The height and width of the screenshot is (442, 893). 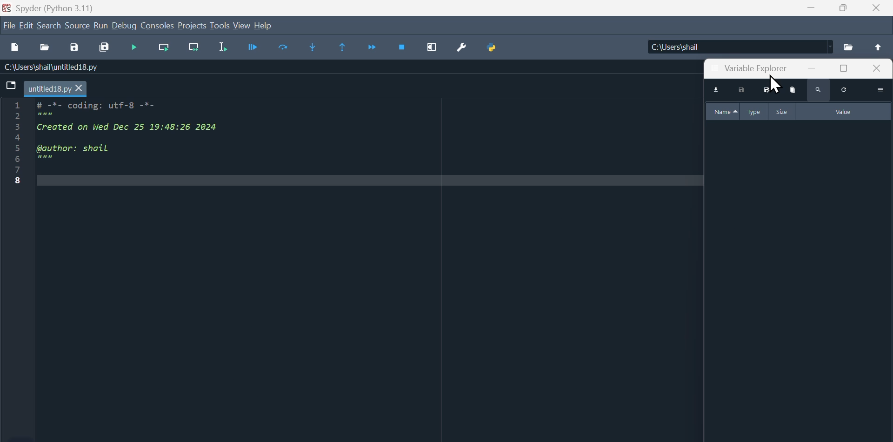 What do you see at coordinates (105, 48) in the screenshot?
I see `Save all` at bounding box center [105, 48].